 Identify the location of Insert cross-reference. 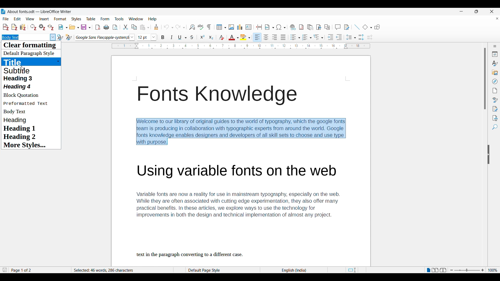
(327, 27).